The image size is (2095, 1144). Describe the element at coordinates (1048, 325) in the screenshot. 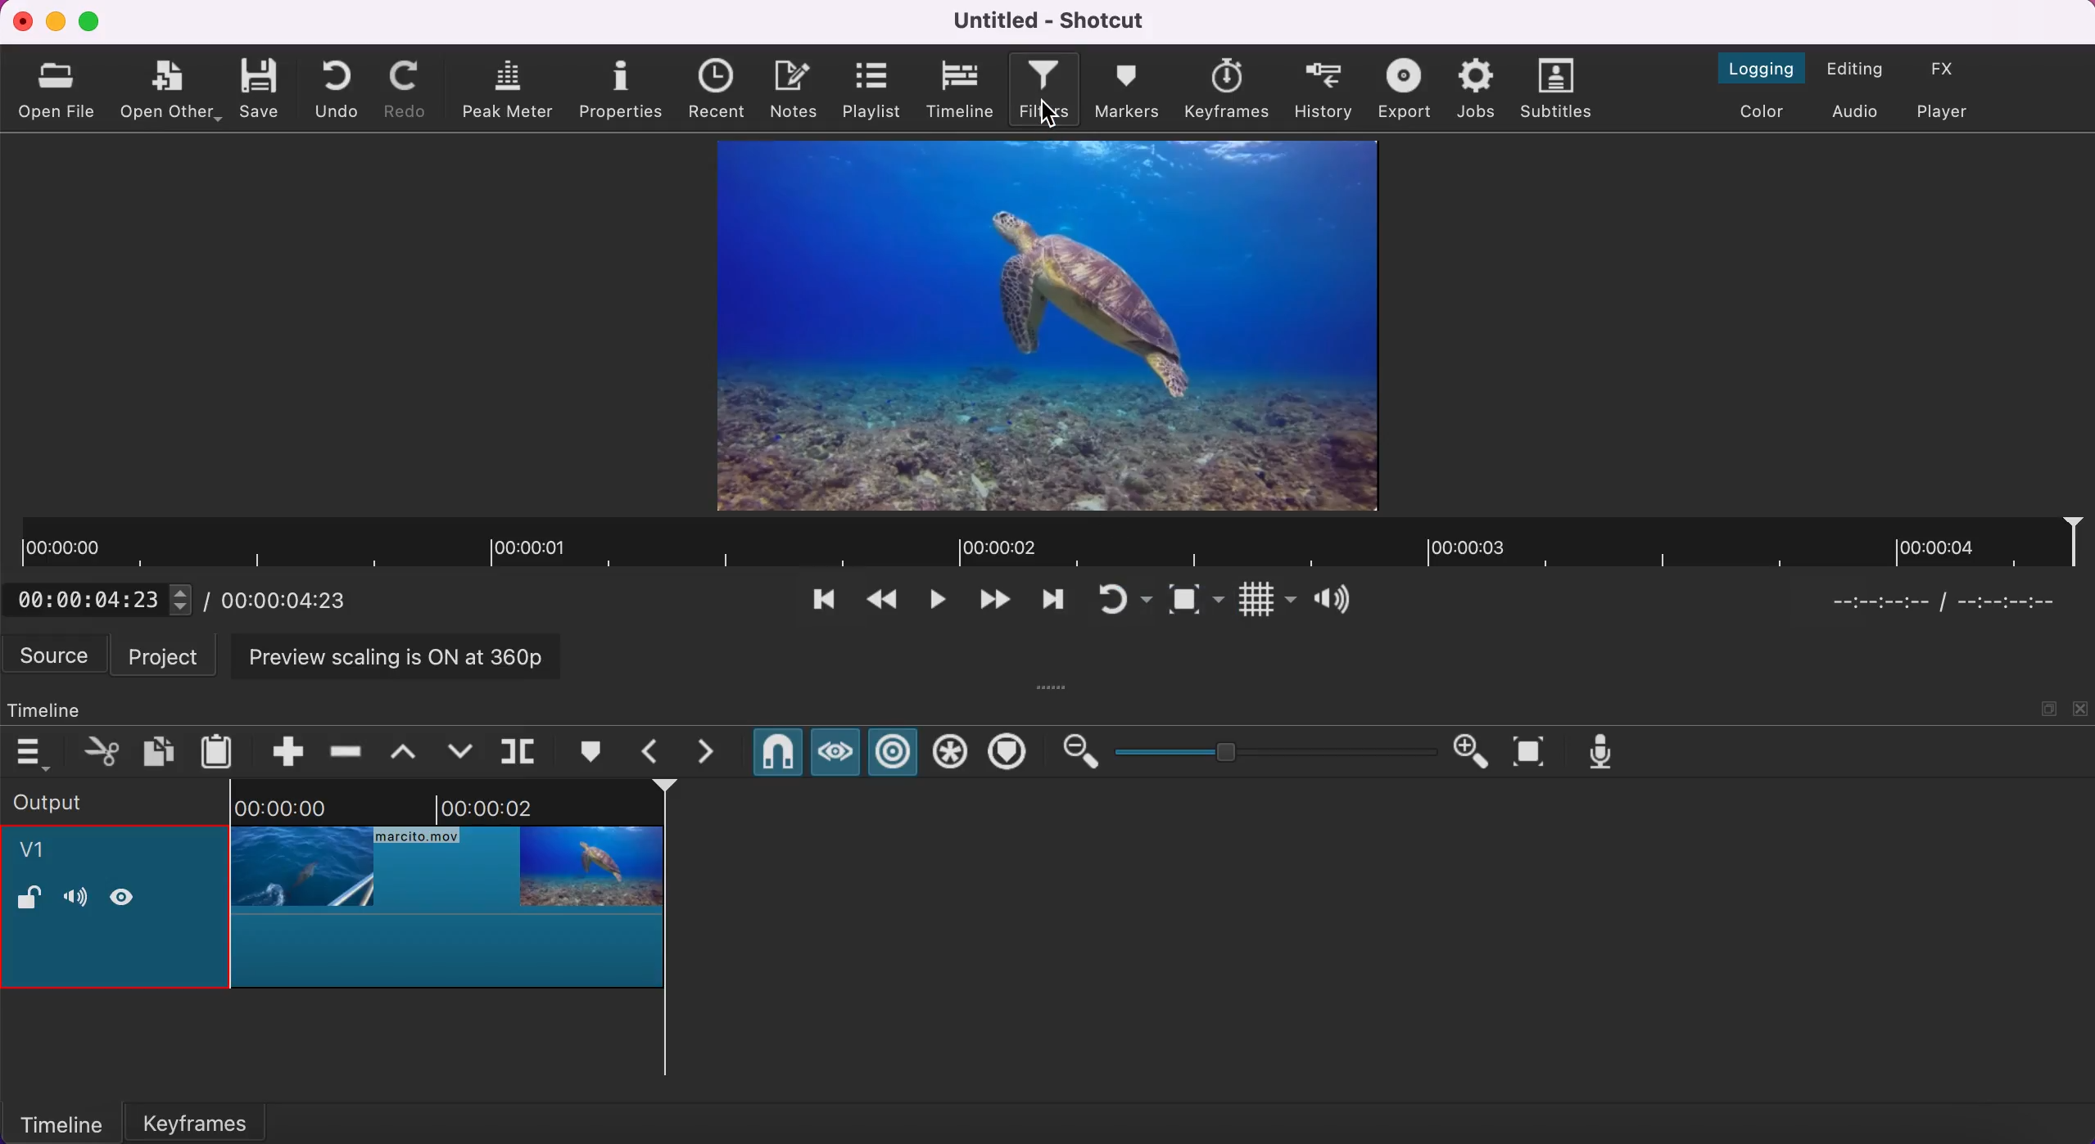

I see `clip` at that location.